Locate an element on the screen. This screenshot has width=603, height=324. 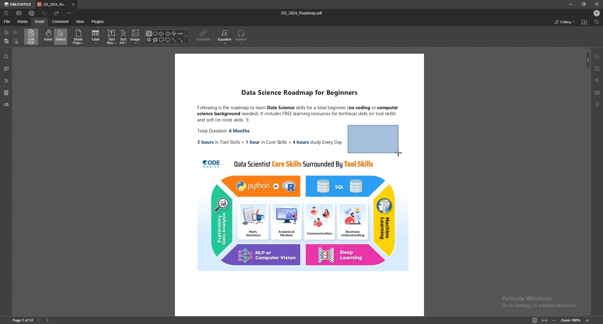
tab is located at coordinates (52, 5).